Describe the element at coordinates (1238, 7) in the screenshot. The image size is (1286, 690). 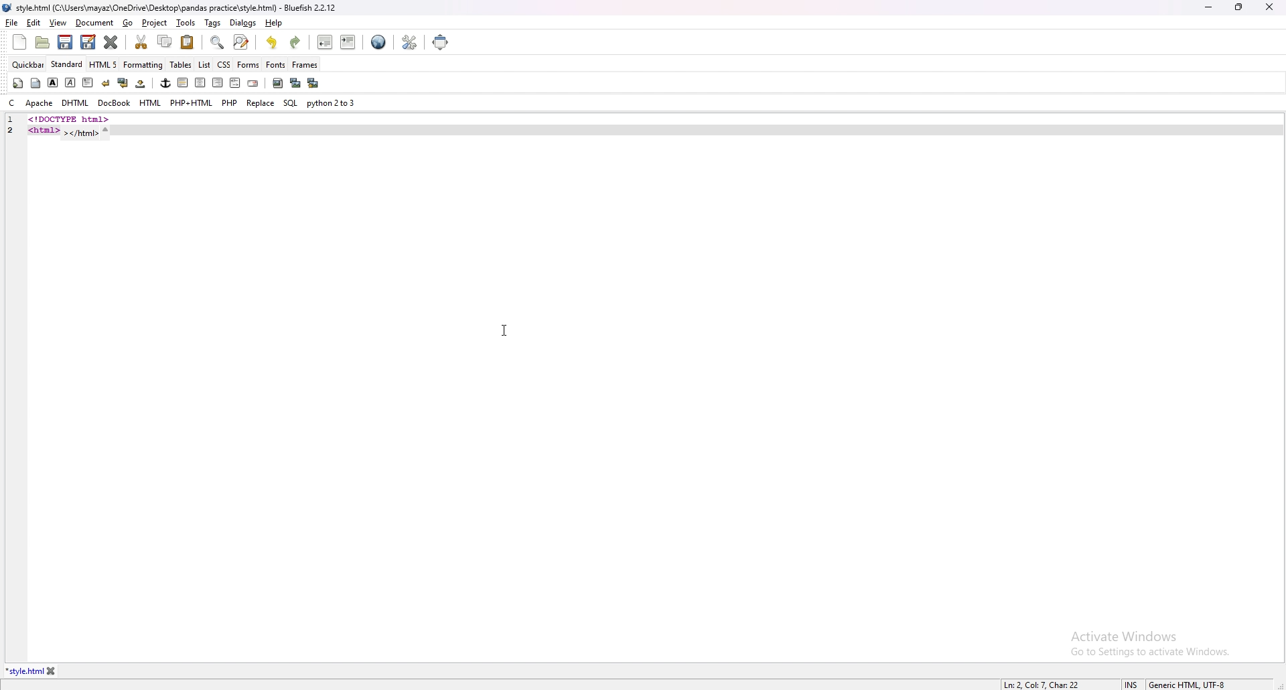
I see `resize` at that location.